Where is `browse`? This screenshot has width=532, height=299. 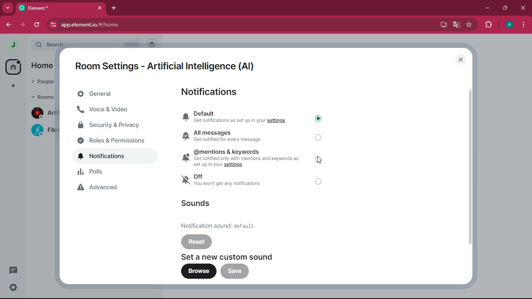 browse is located at coordinates (199, 272).